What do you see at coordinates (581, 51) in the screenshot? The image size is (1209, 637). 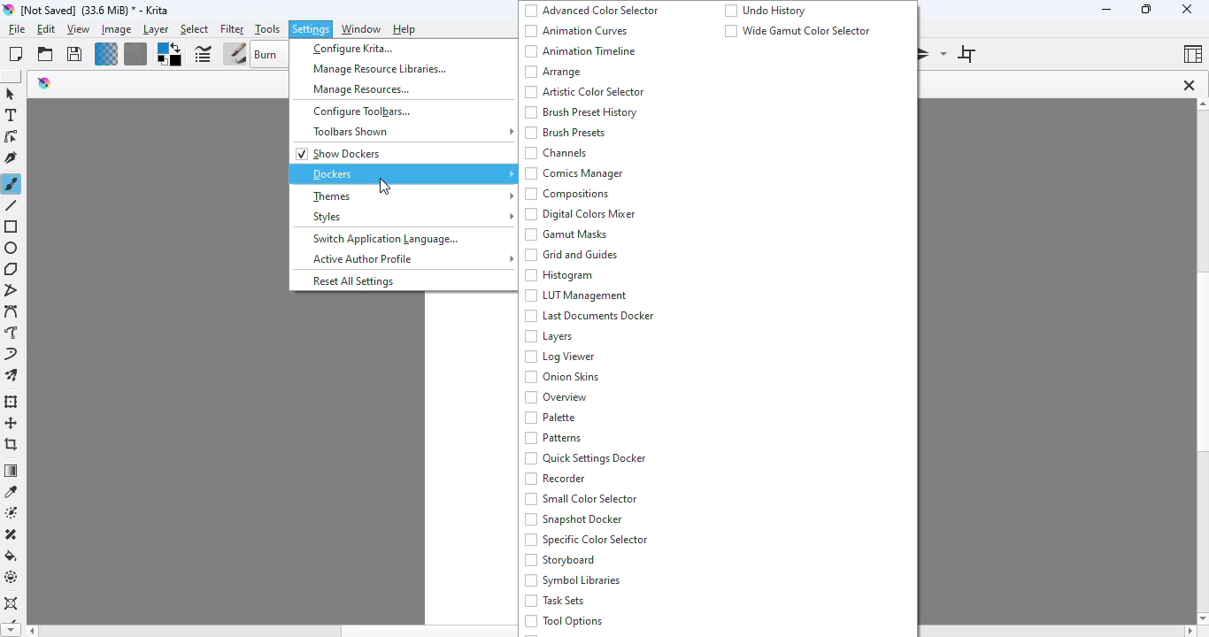 I see `animation timeline` at bounding box center [581, 51].